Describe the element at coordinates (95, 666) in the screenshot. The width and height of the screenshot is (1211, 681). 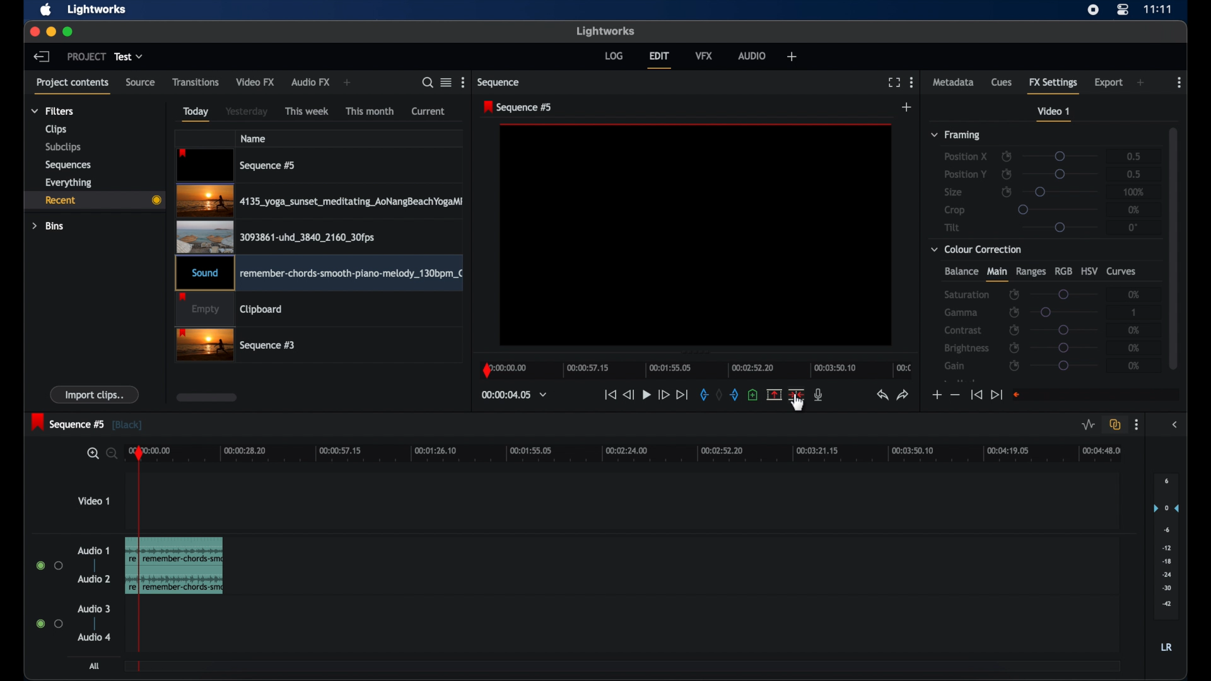
I see `all` at that location.